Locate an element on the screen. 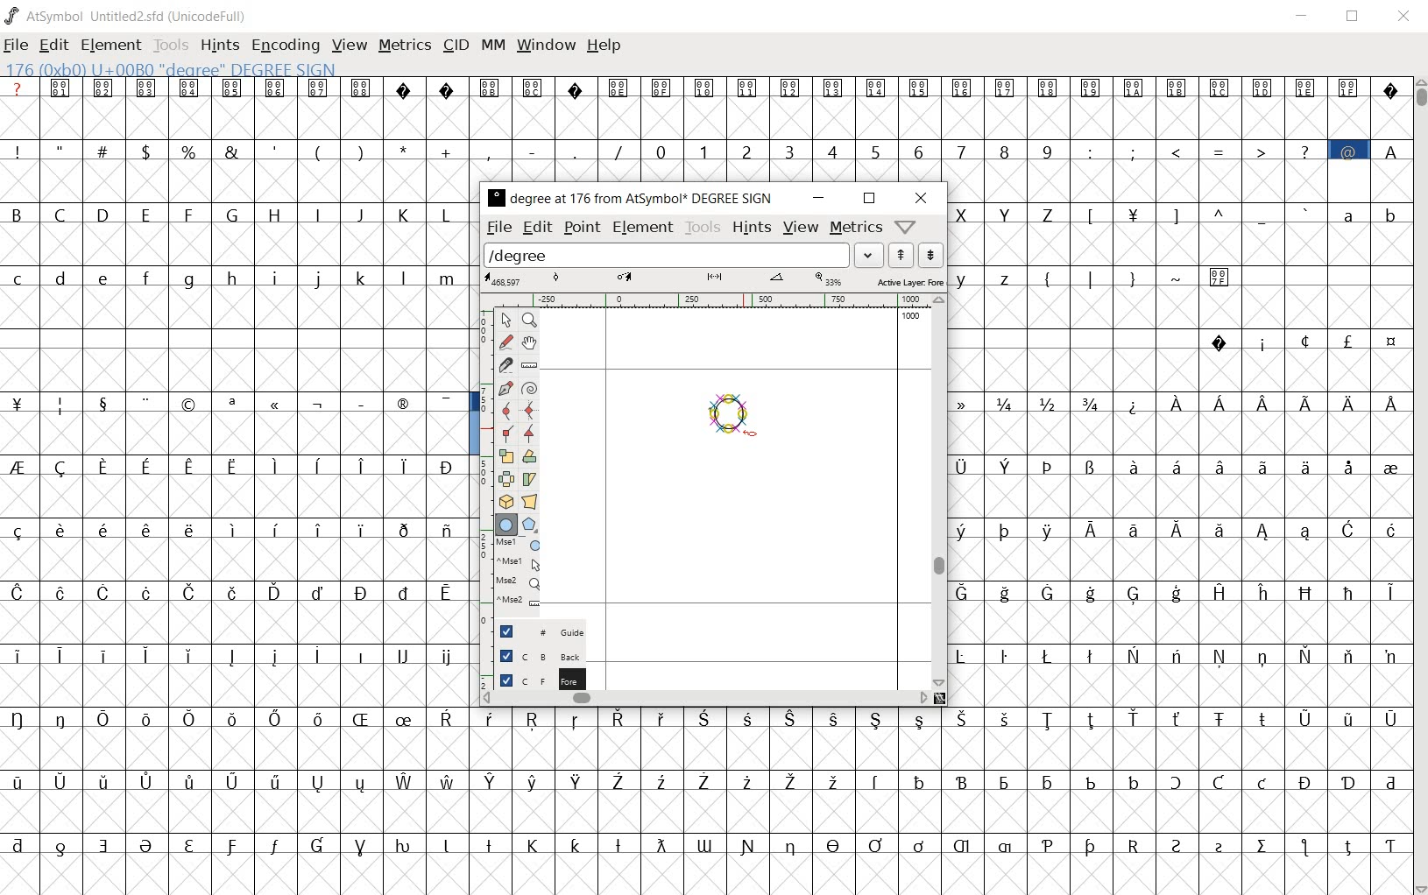 The width and height of the screenshot is (1428, 895).  is located at coordinates (1177, 685).